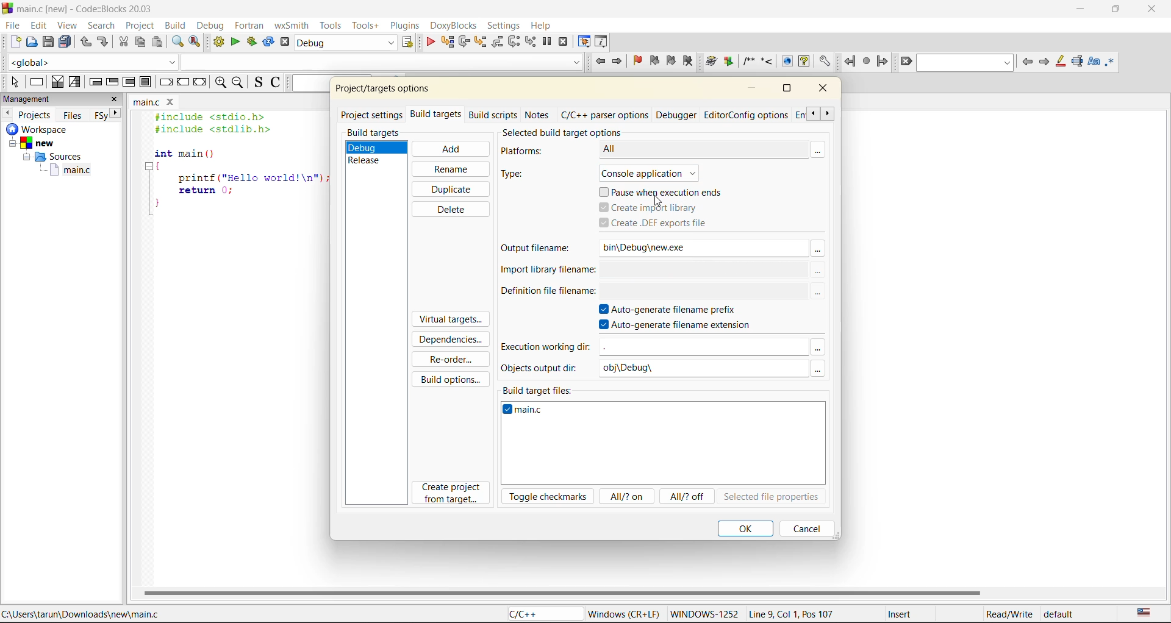  I want to click on dependencies, so click(455, 341).